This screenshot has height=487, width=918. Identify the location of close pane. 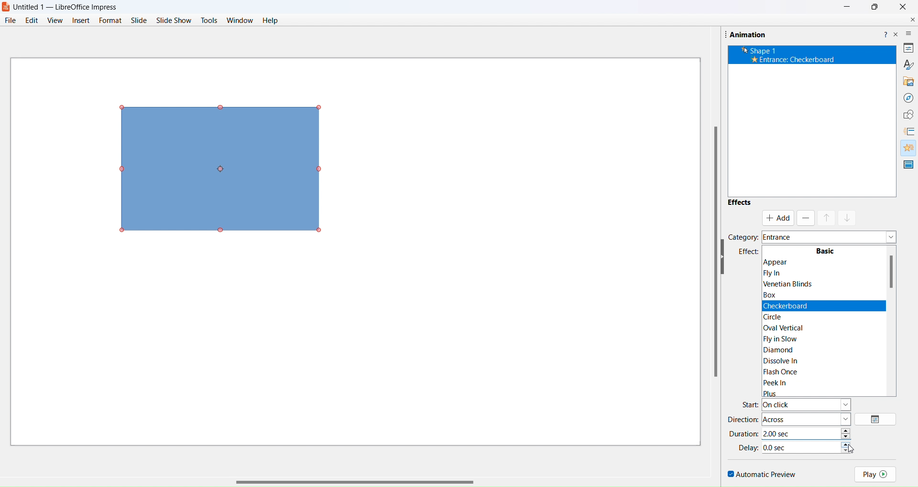
(896, 37).